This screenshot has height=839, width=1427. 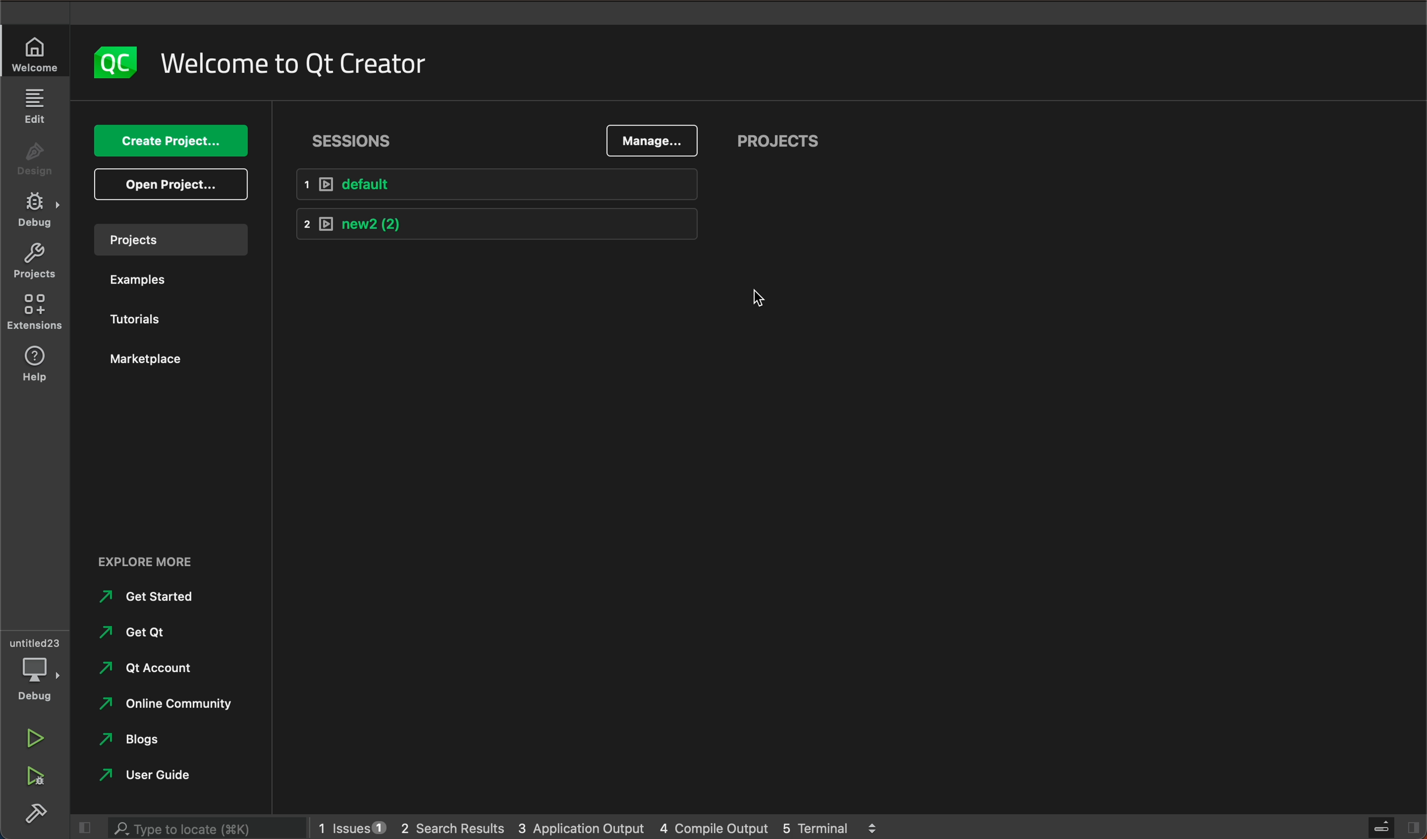 I want to click on projects, so click(x=780, y=143).